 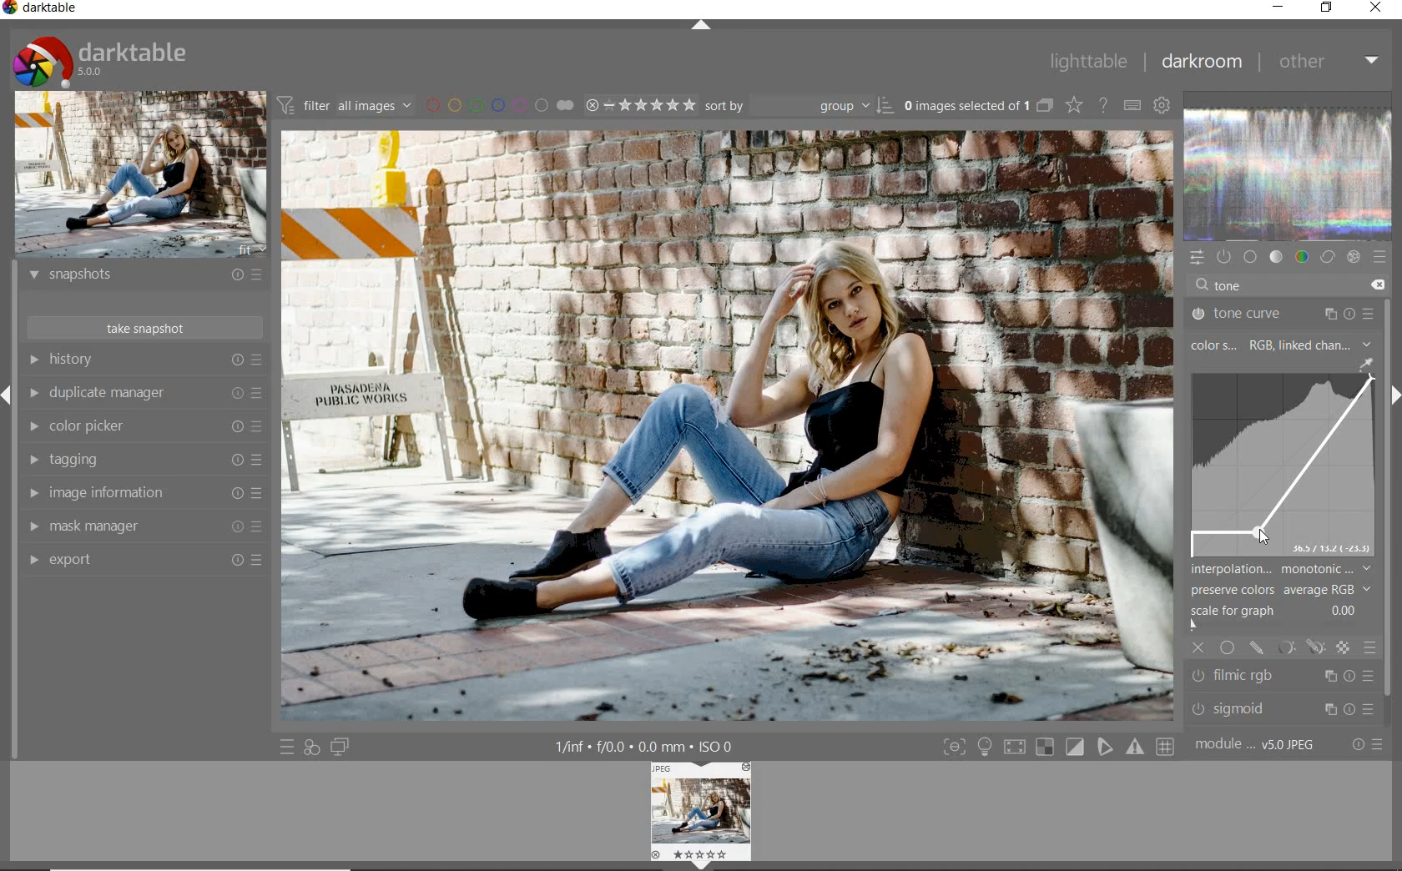 I want to click on image information, so click(x=144, y=493).